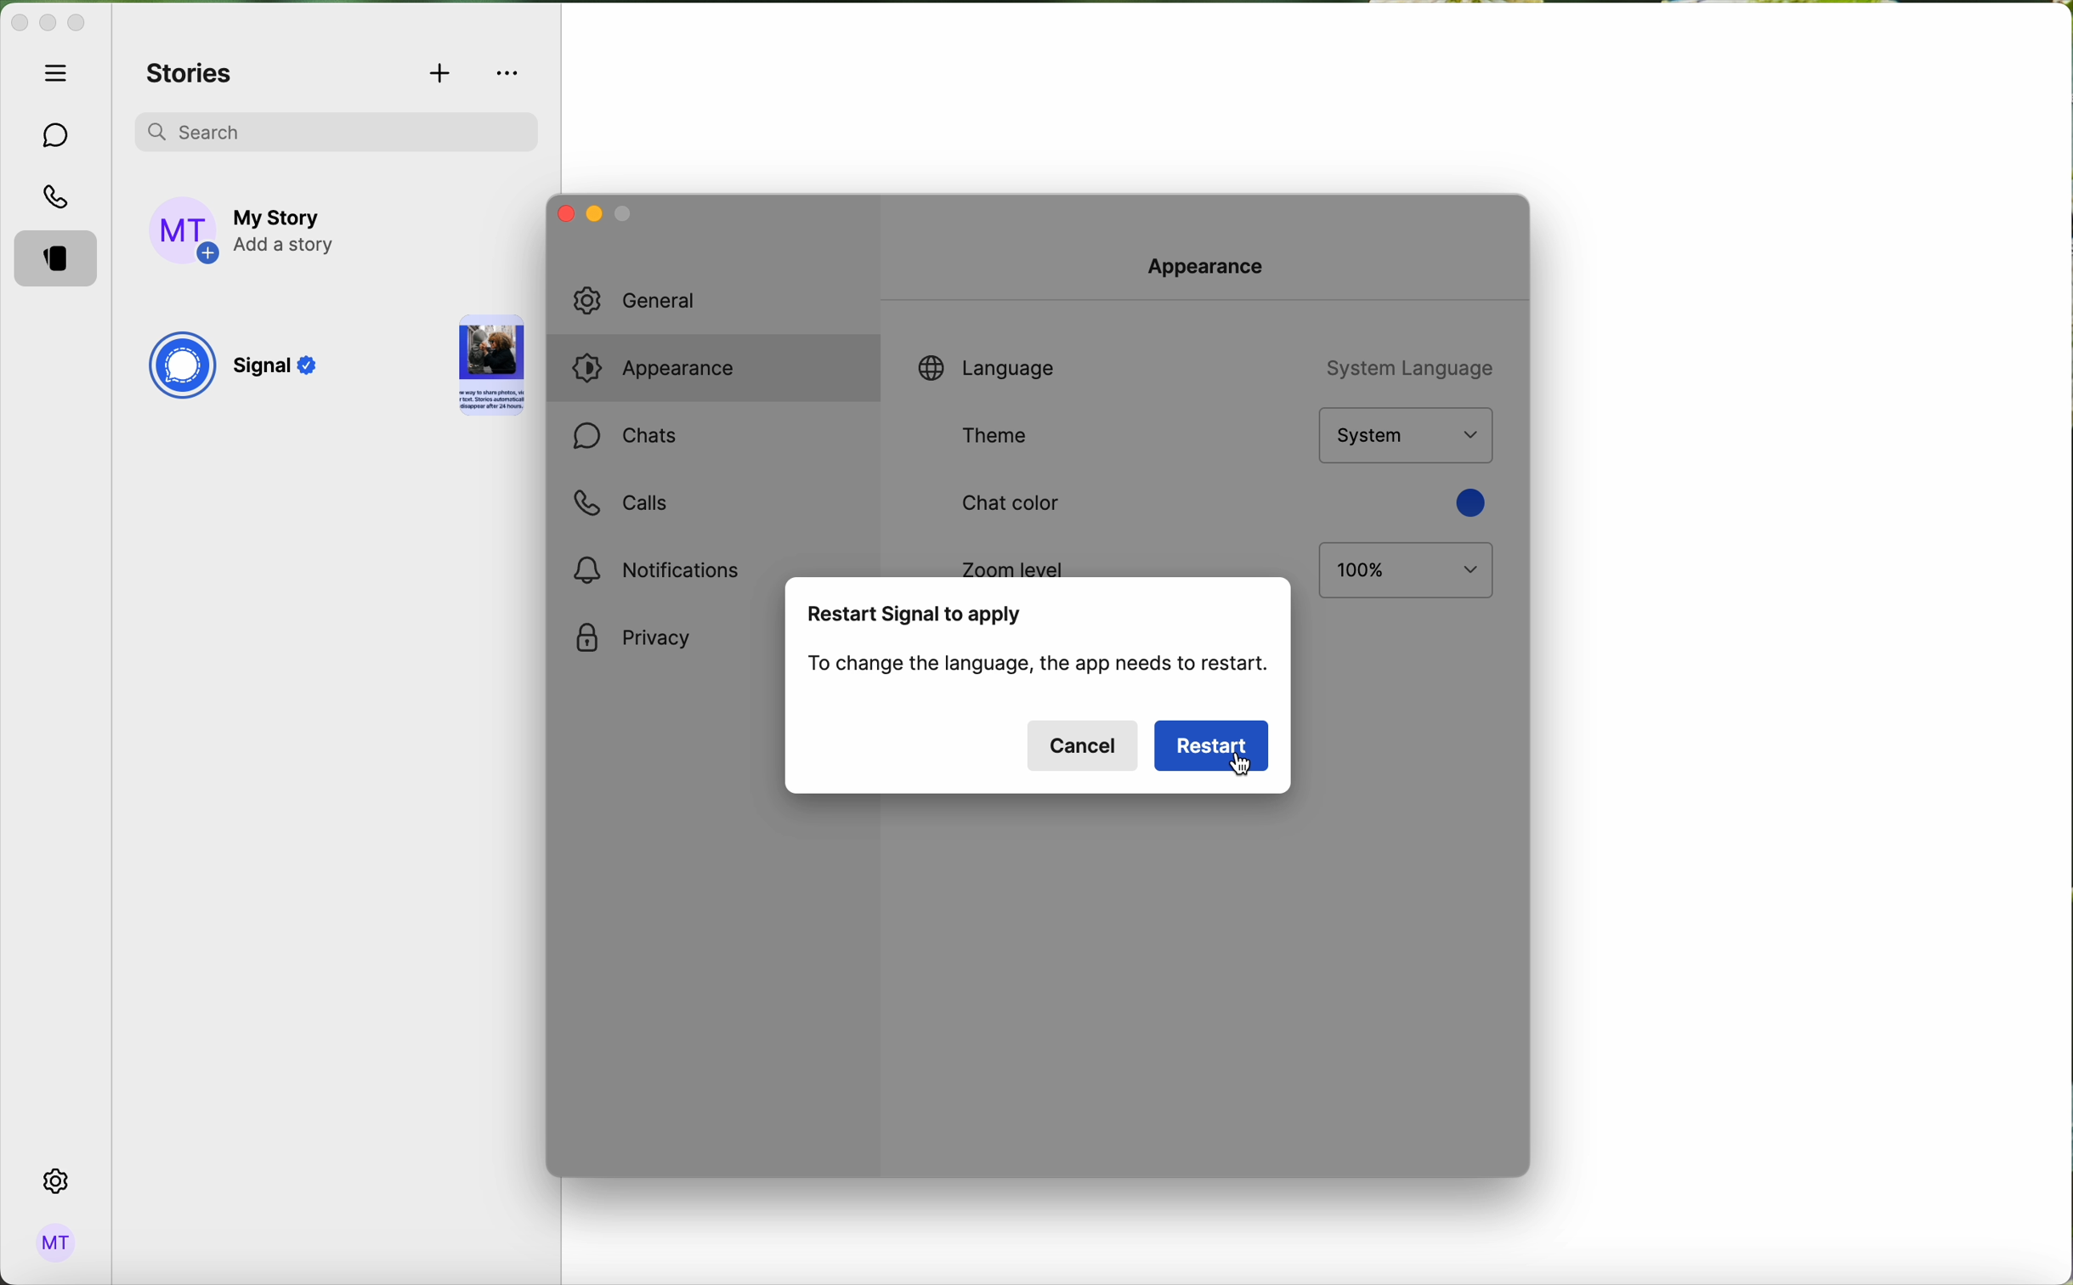 Image resolution: width=2073 pixels, height=1285 pixels. I want to click on chats, so click(625, 439).